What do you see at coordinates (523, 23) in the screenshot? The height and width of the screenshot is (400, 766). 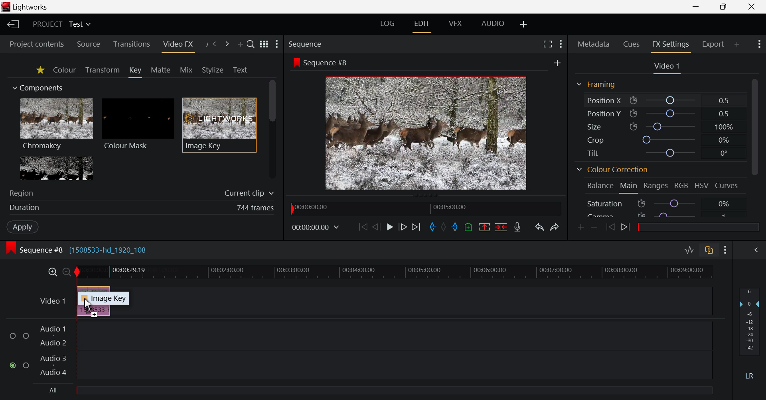 I see `Add Layout` at bounding box center [523, 23].